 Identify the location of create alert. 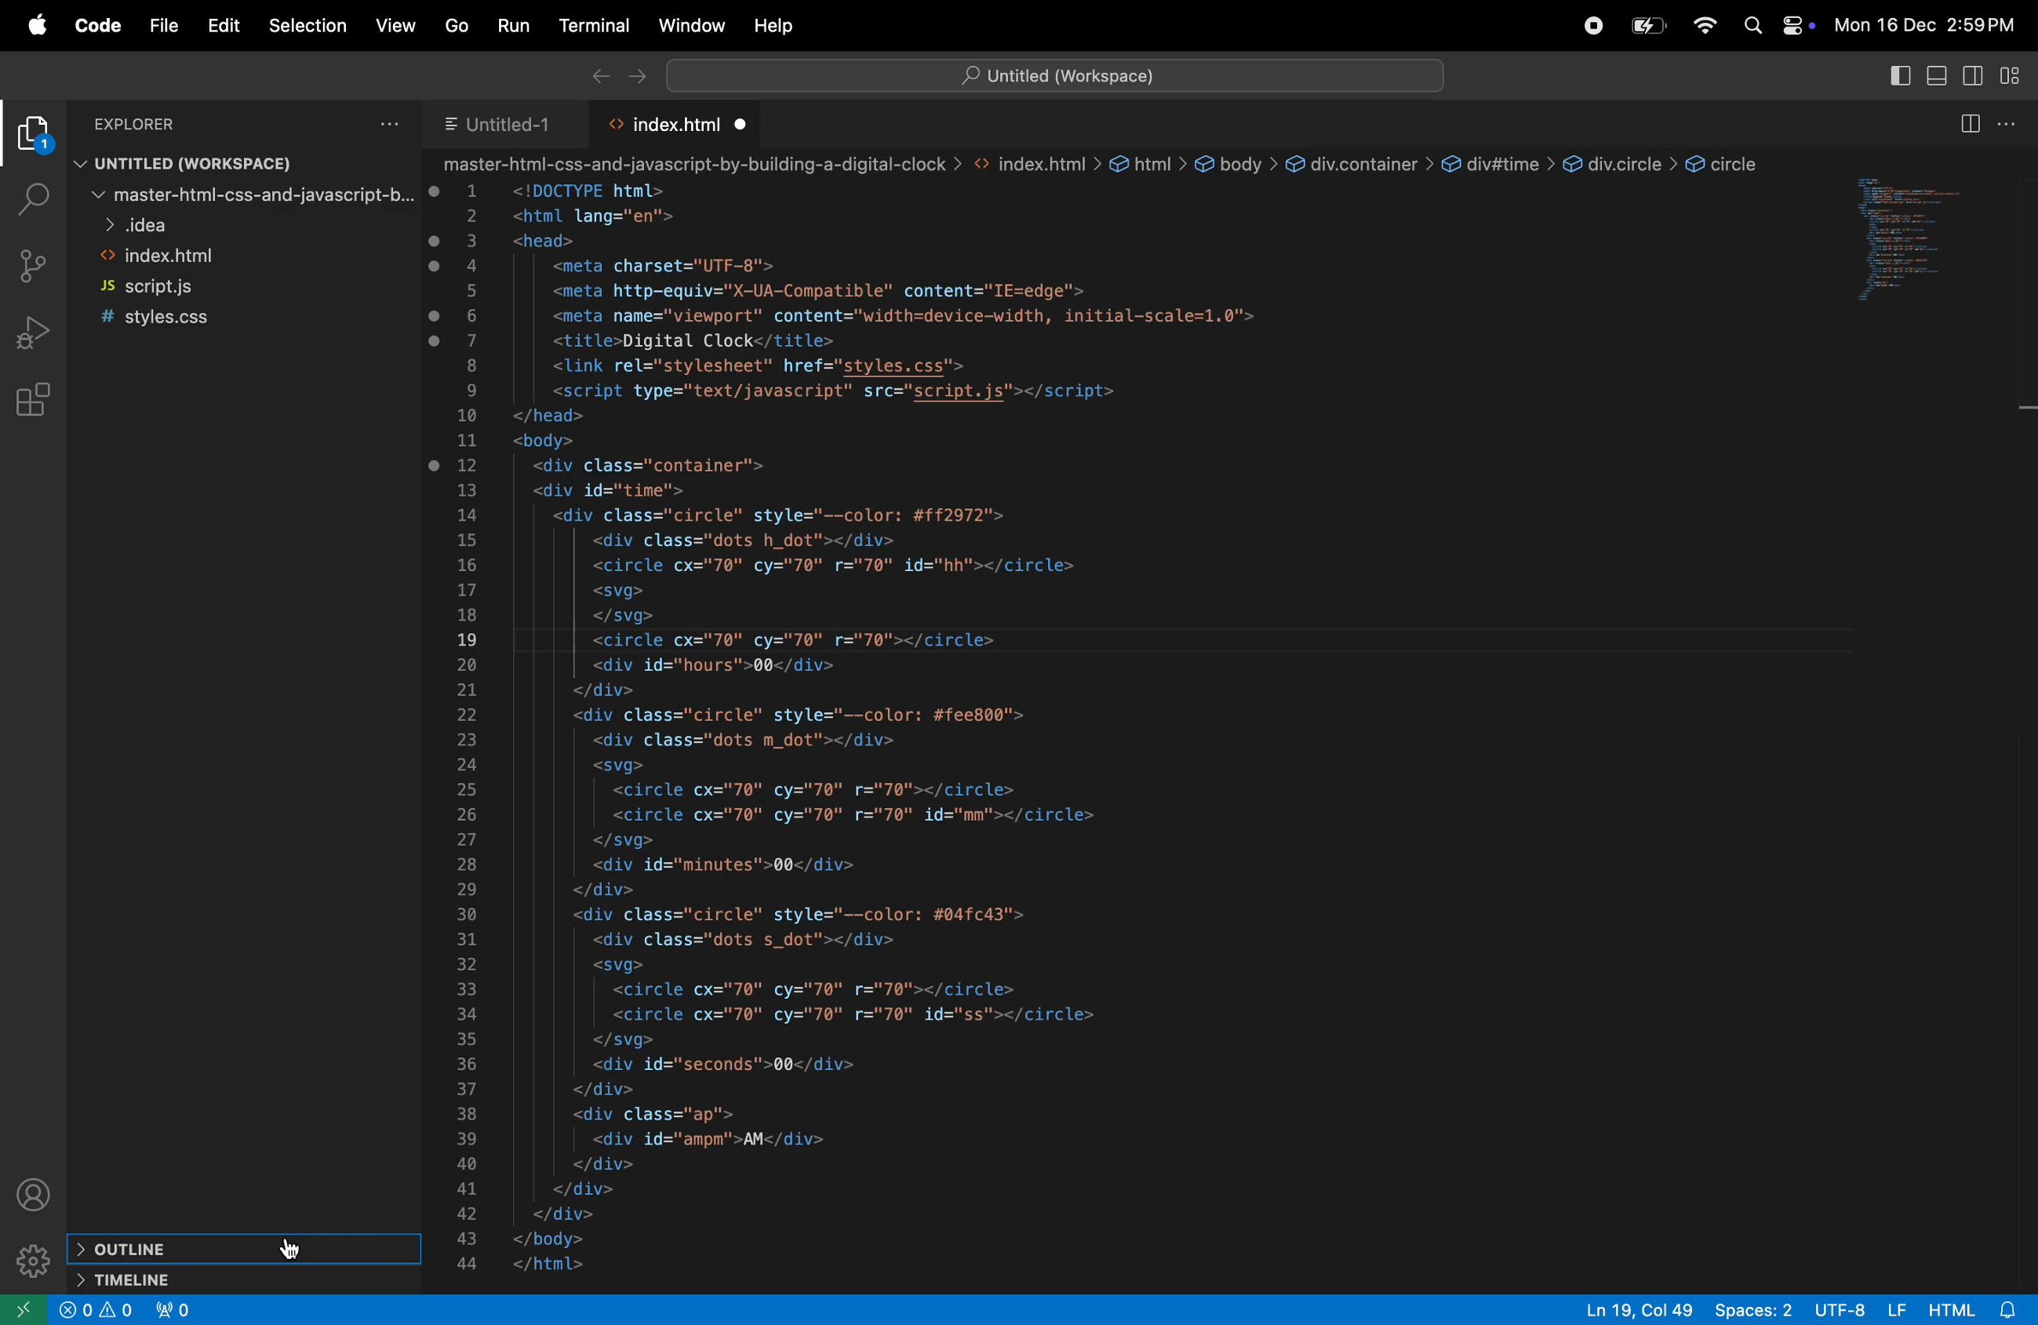
(74, 1310).